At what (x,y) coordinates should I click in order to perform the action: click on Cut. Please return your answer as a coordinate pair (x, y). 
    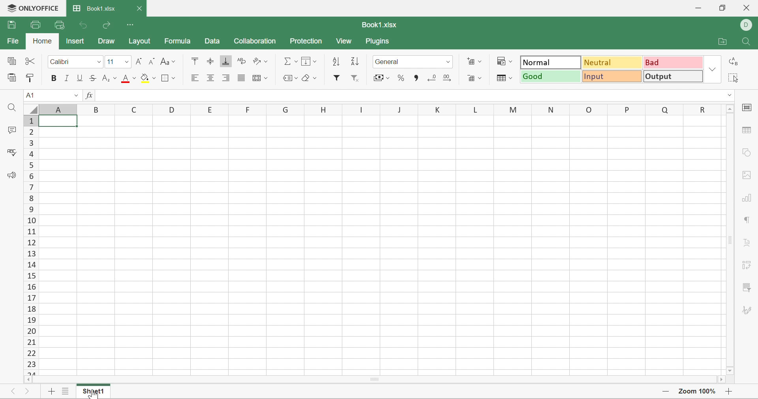
    Looking at the image, I should click on (32, 62).